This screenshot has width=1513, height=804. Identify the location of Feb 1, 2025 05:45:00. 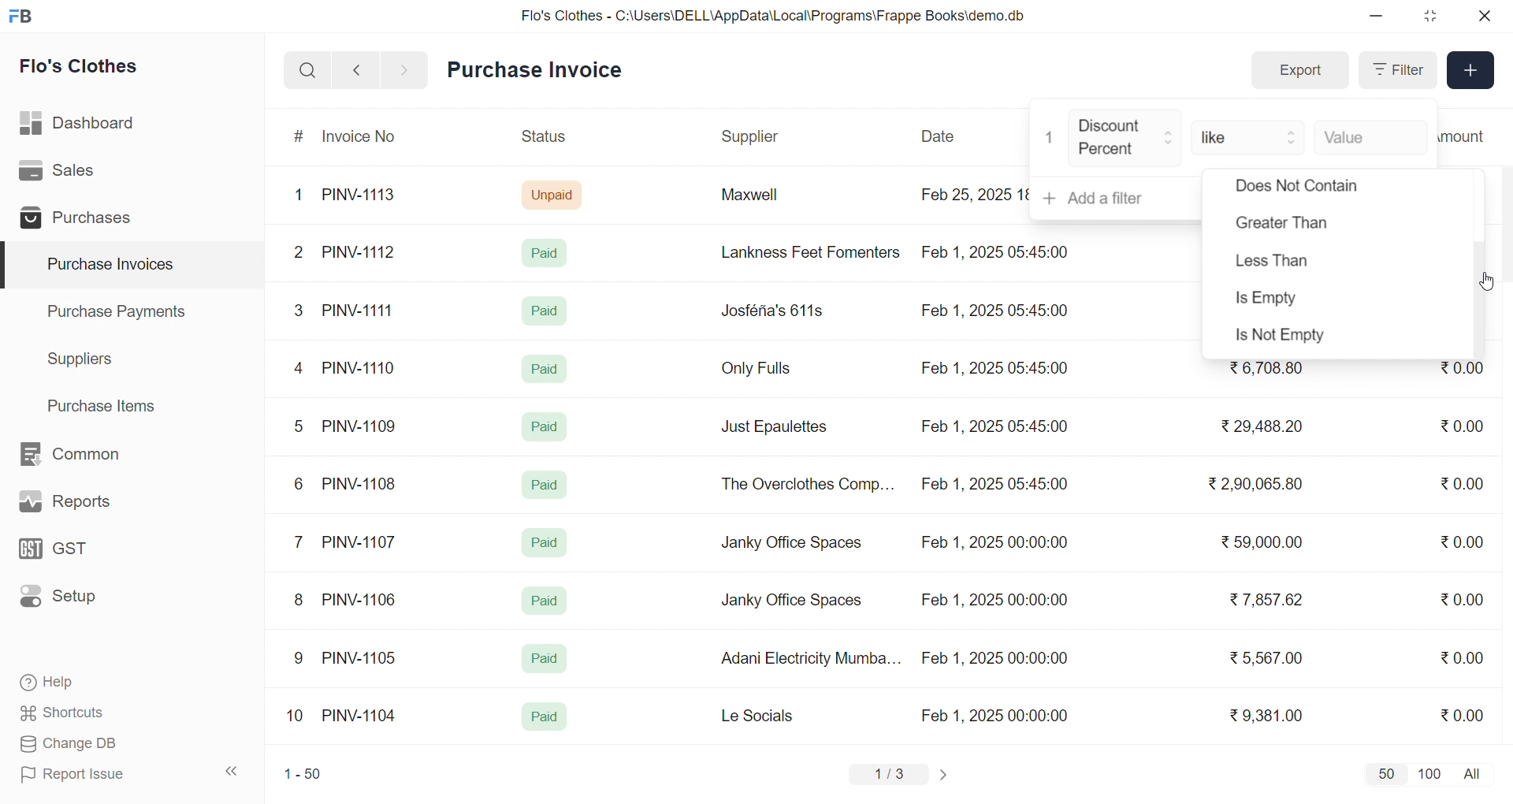
(997, 369).